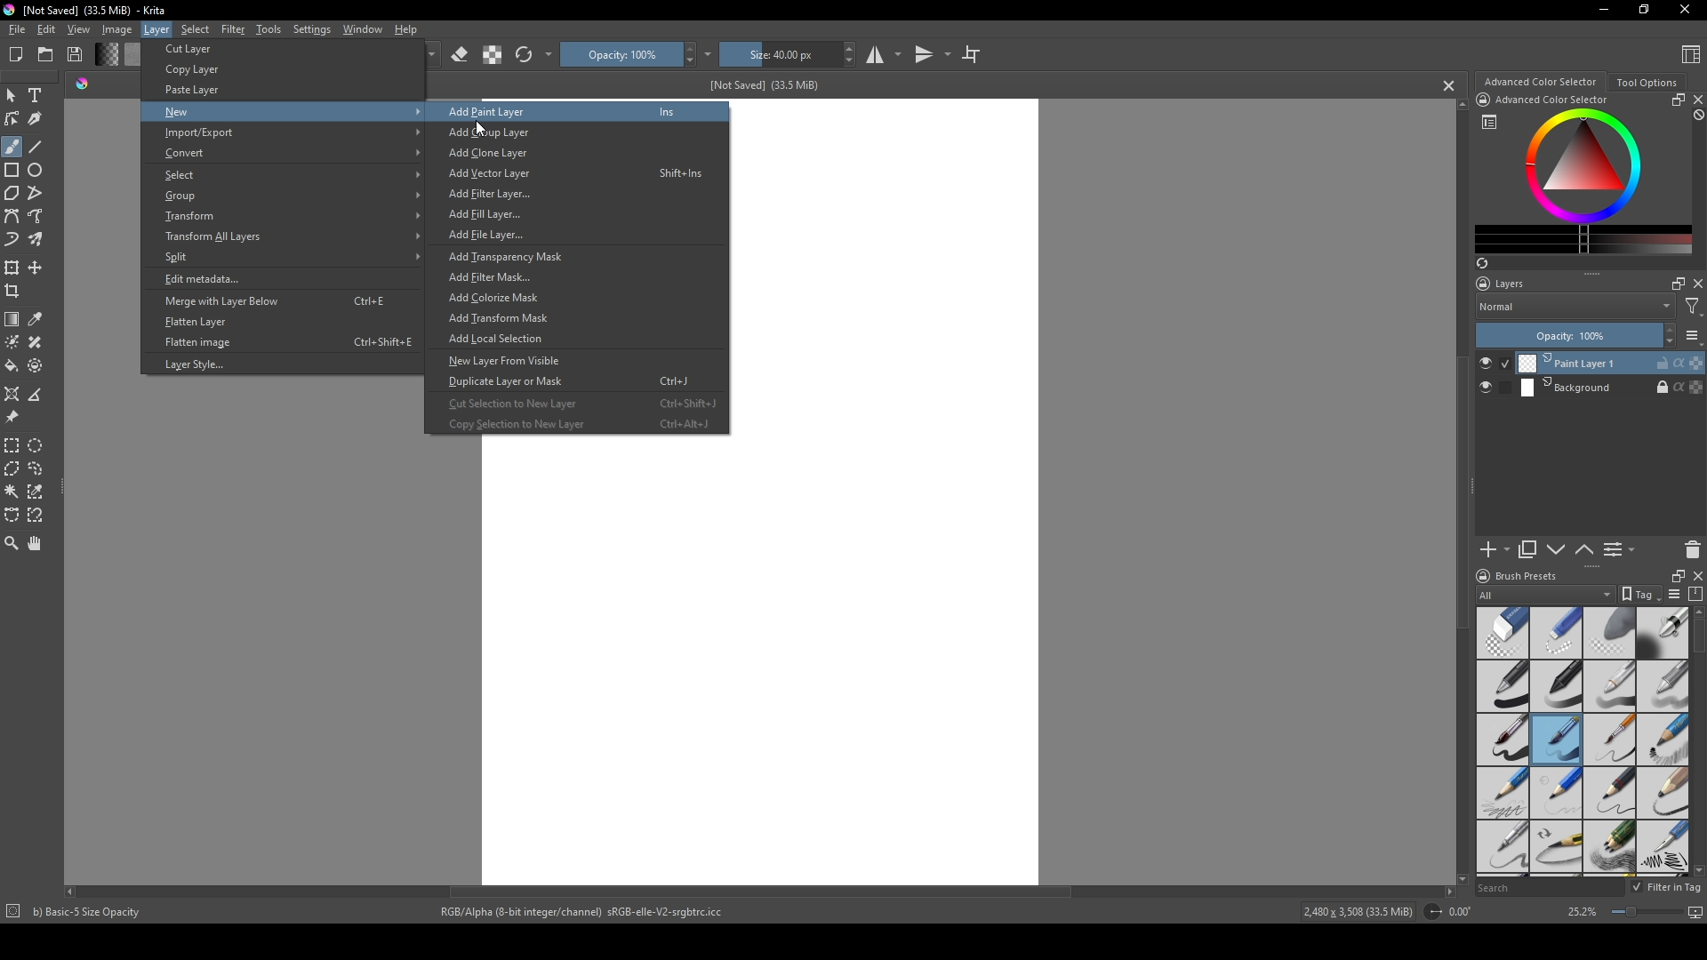  Describe the element at coordinates (288, 197) in the screenshot. I see `Group` at that location.